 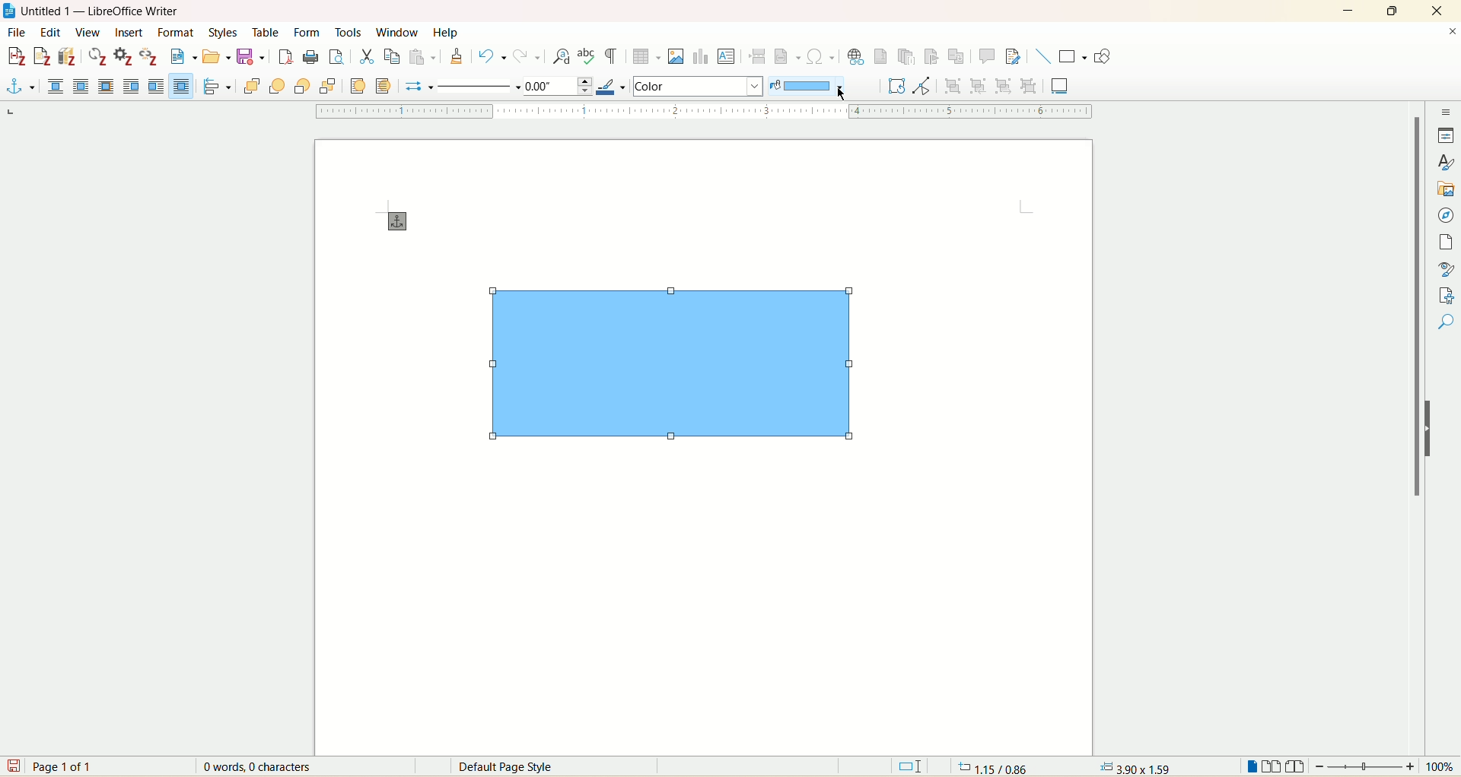 What do you see at coordinates (220, 87) in the screenshot?
I see `align object` at bounding box center [220, 87].